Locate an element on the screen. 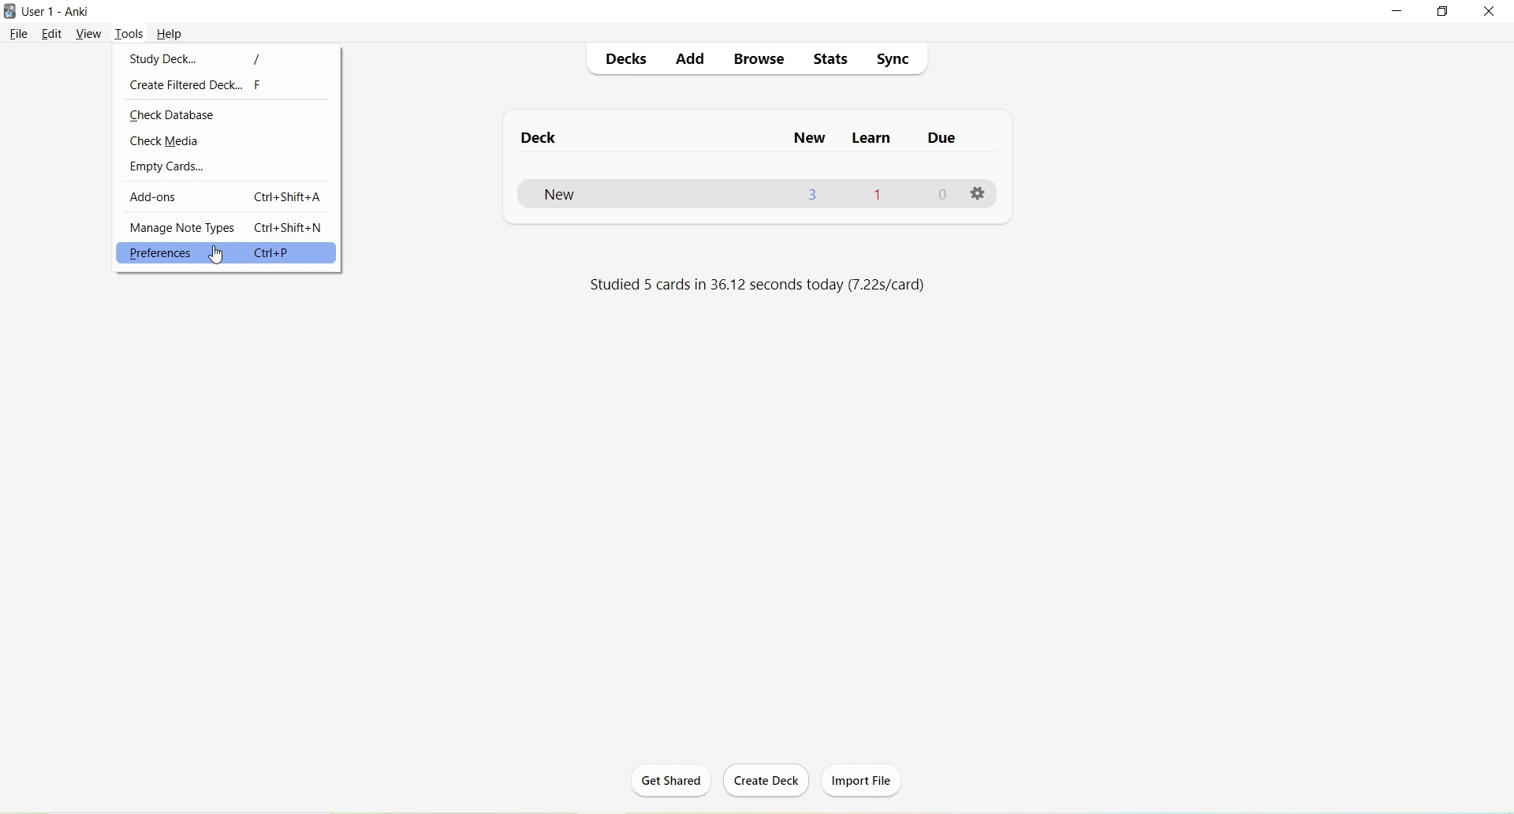 This screenshot has width=1514, height=814. User 1 - Anki is located at coordinates (58, 13).